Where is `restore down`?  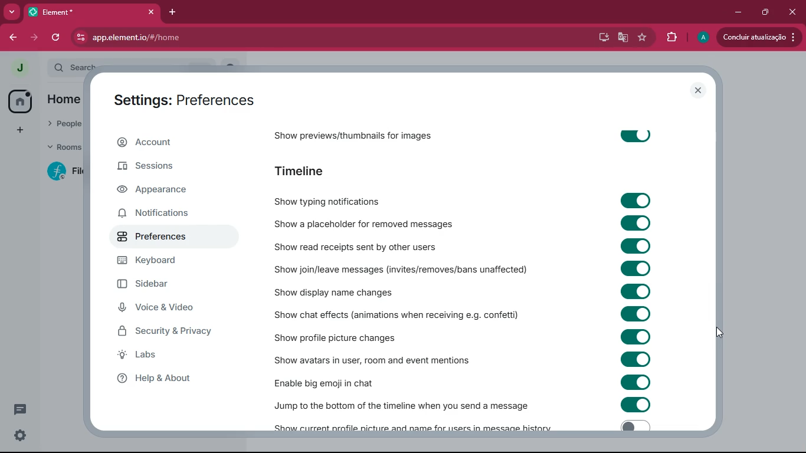 restore down is located at coordinates (764, 12).